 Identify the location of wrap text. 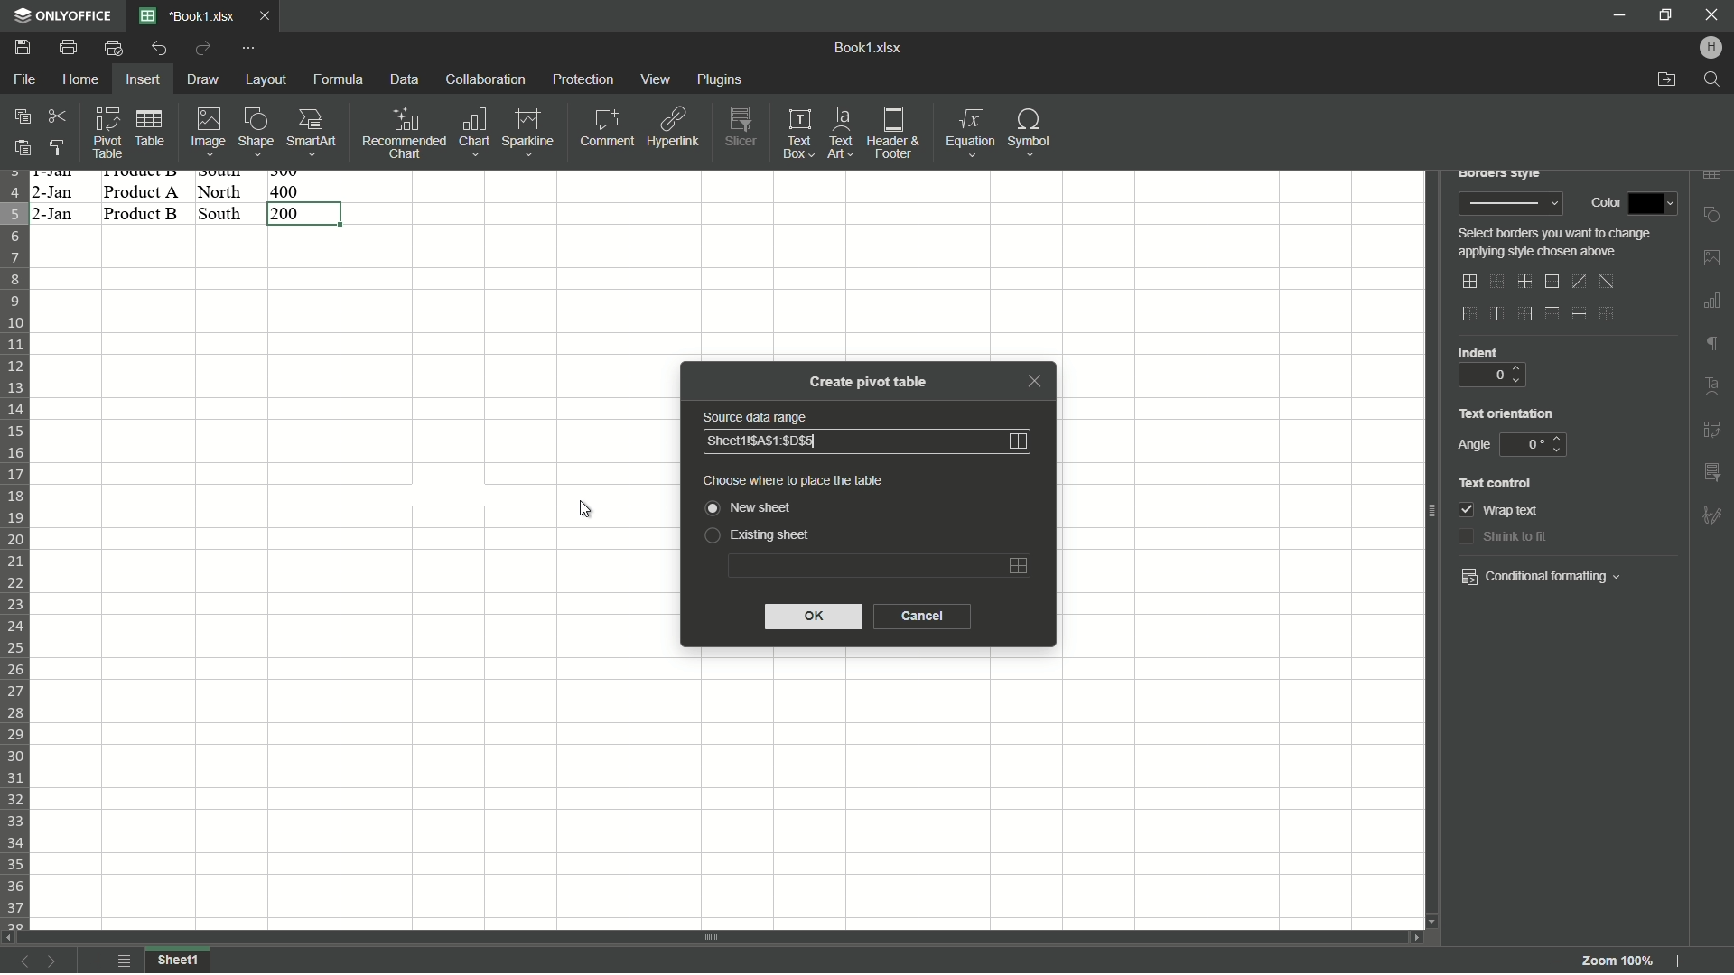
(1498, 510).